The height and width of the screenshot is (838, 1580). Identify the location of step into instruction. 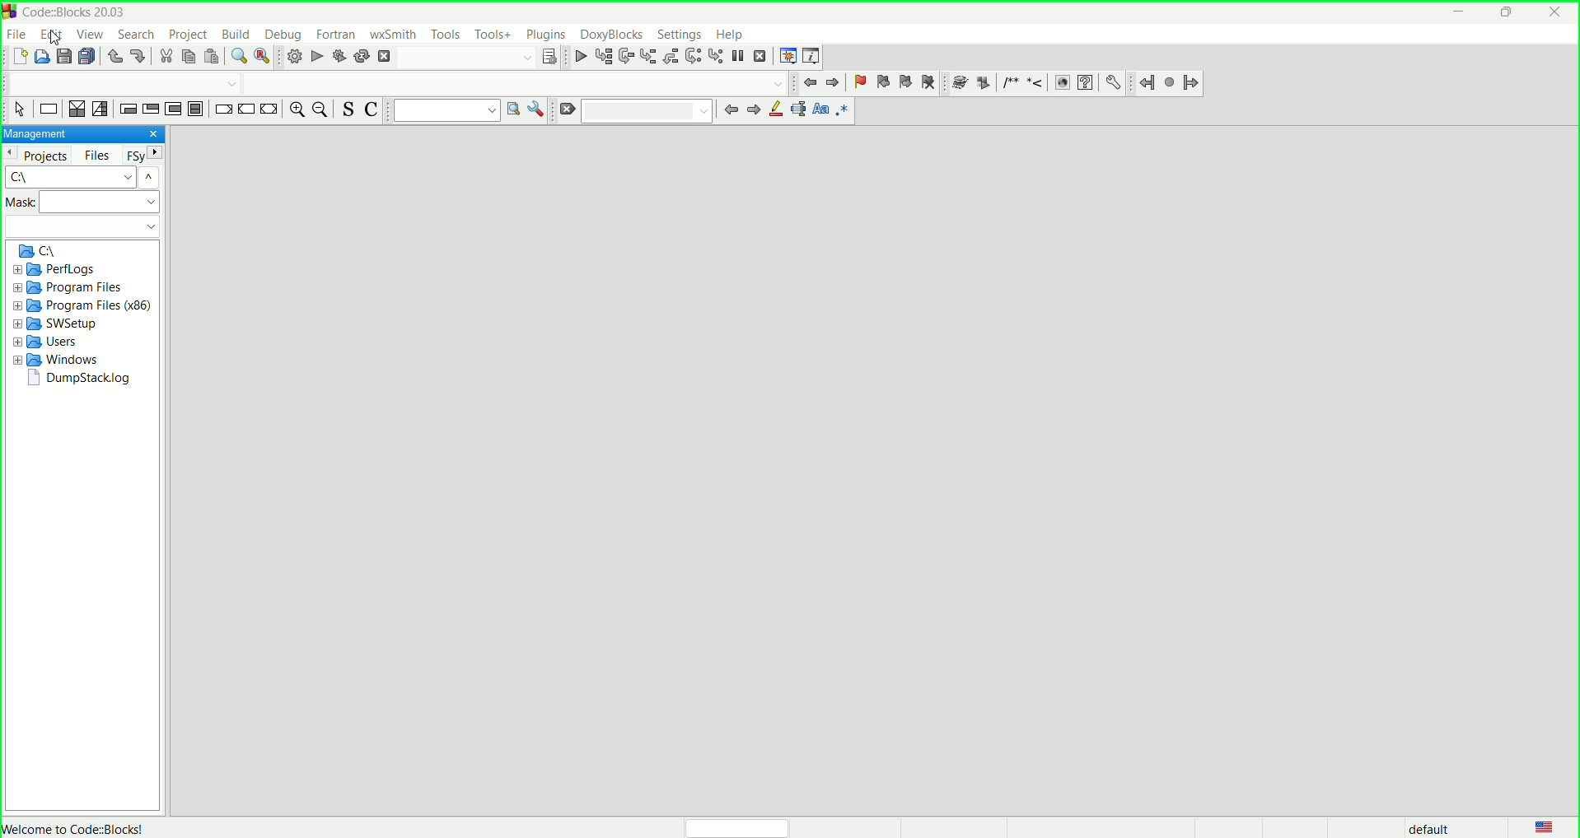
(716, 57).